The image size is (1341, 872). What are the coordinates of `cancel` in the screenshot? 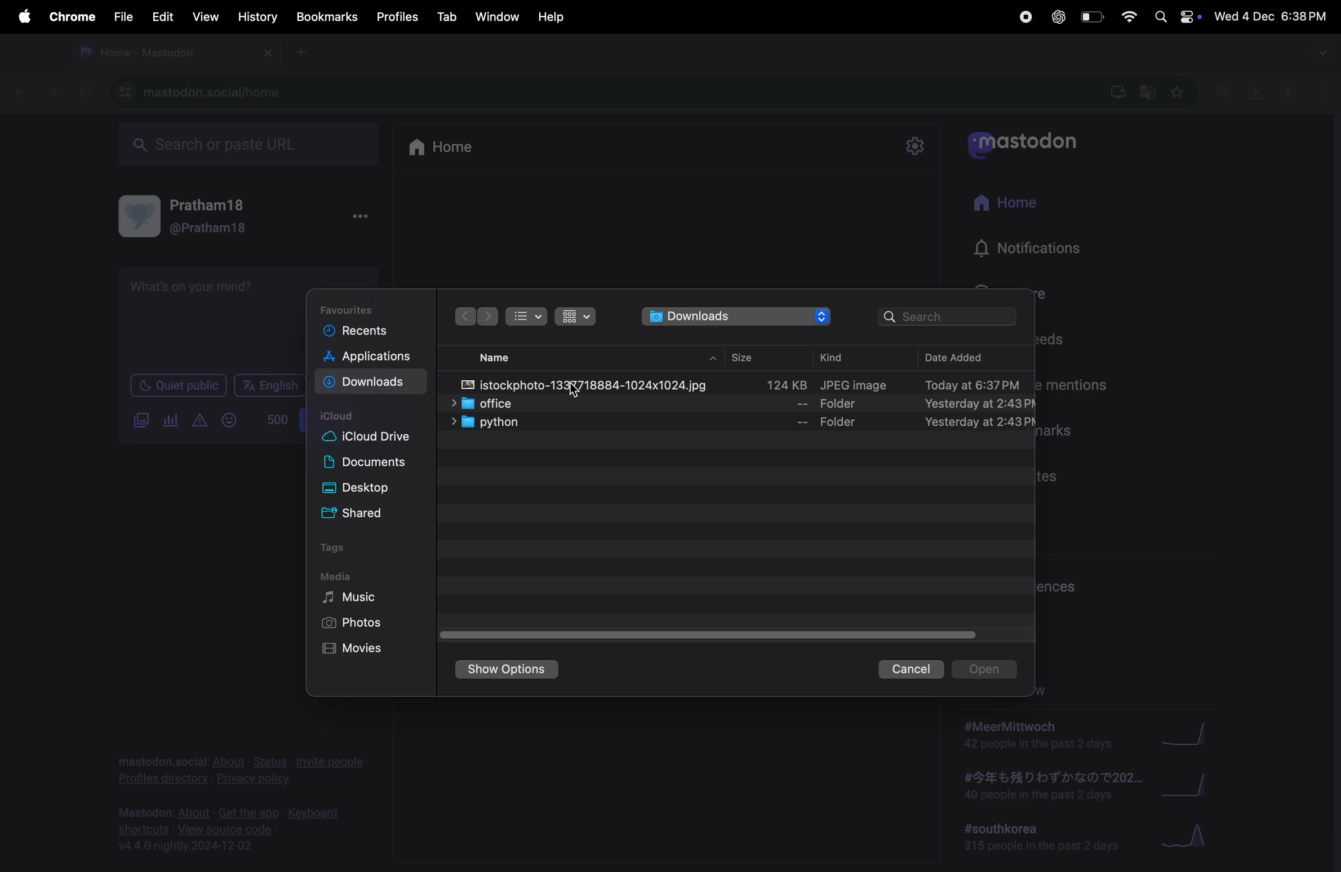 It's located at (908, 669).